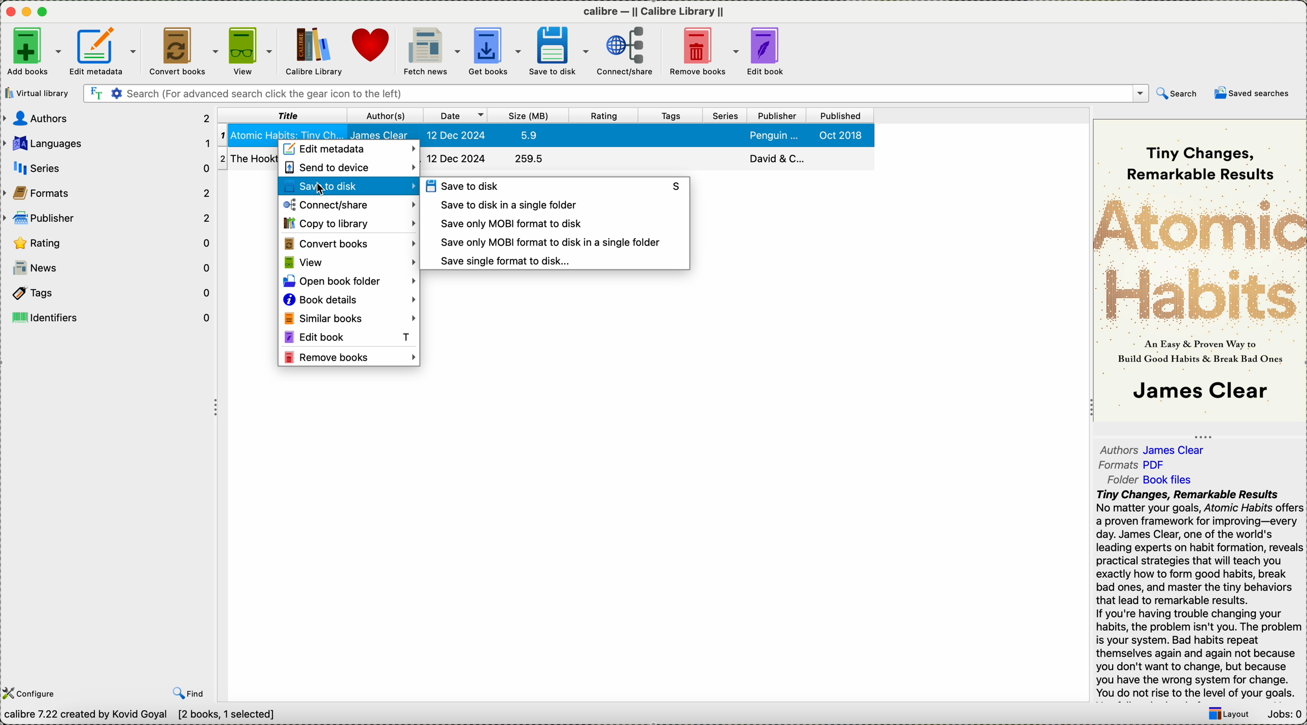 This screenshot has width=1307, height=725. What do you see at coordinates (508, 224) in the screenshot?
I see `save only MOVI format to disk` at bounding box center [508, 224].